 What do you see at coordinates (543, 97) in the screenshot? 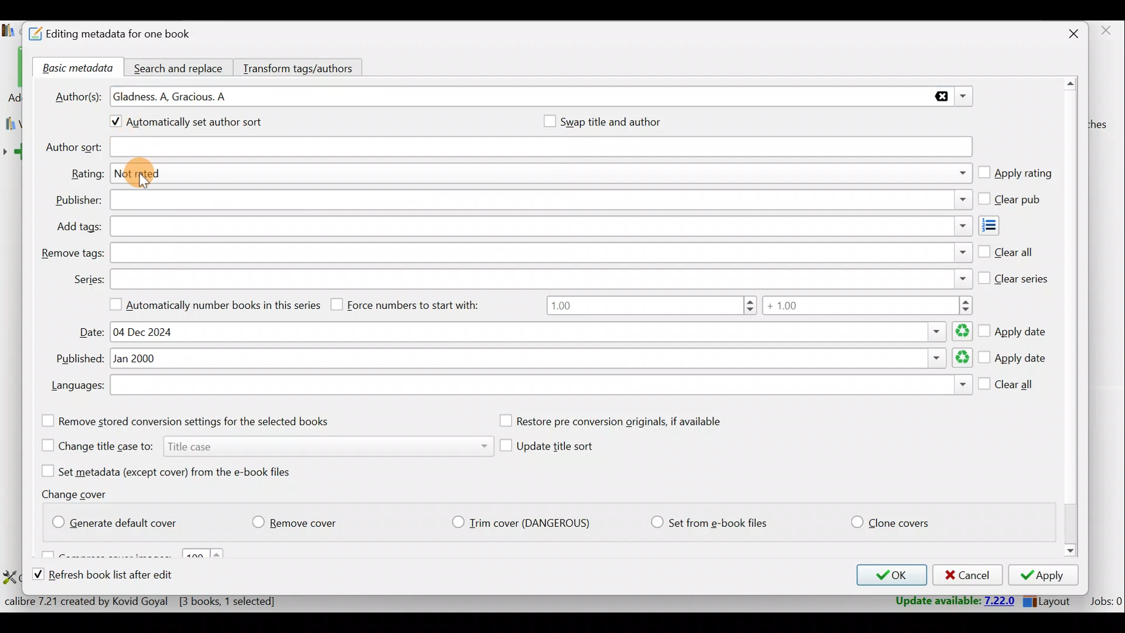
I see `Authors` at bounding box center [543, 97].